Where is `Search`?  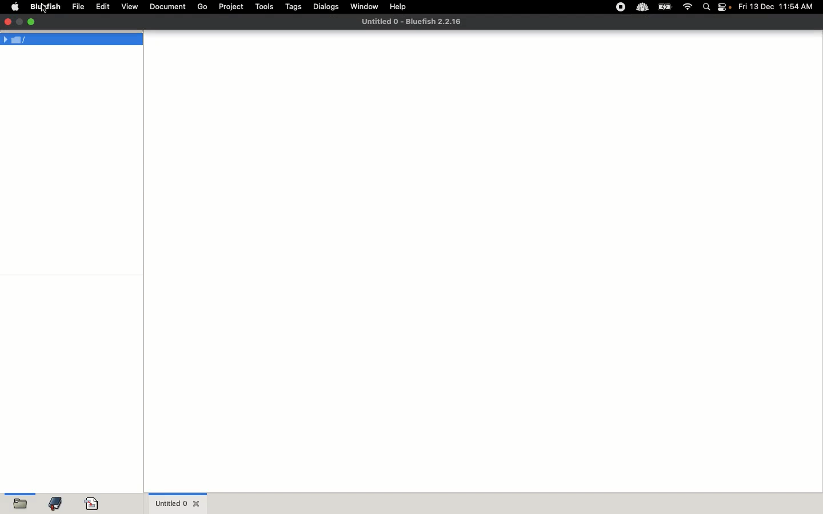
Search is located at coordinates (707, 8).